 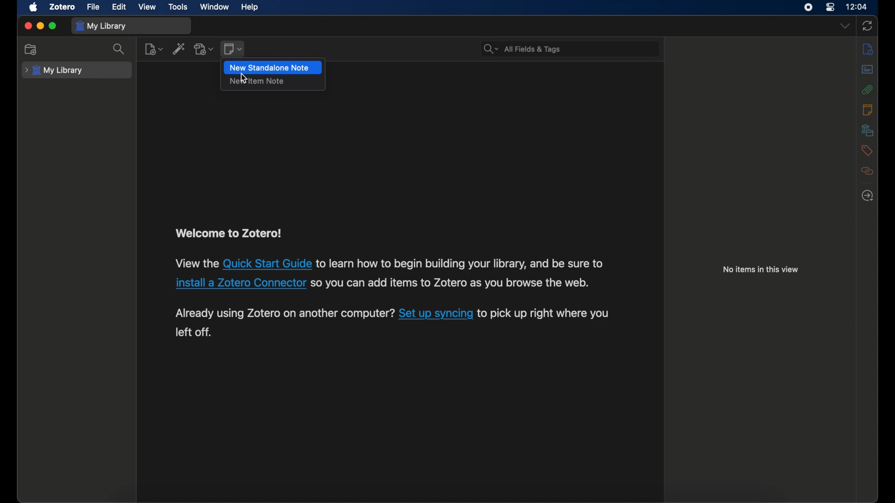 I want to click on tags, so click(x=867, y=150).